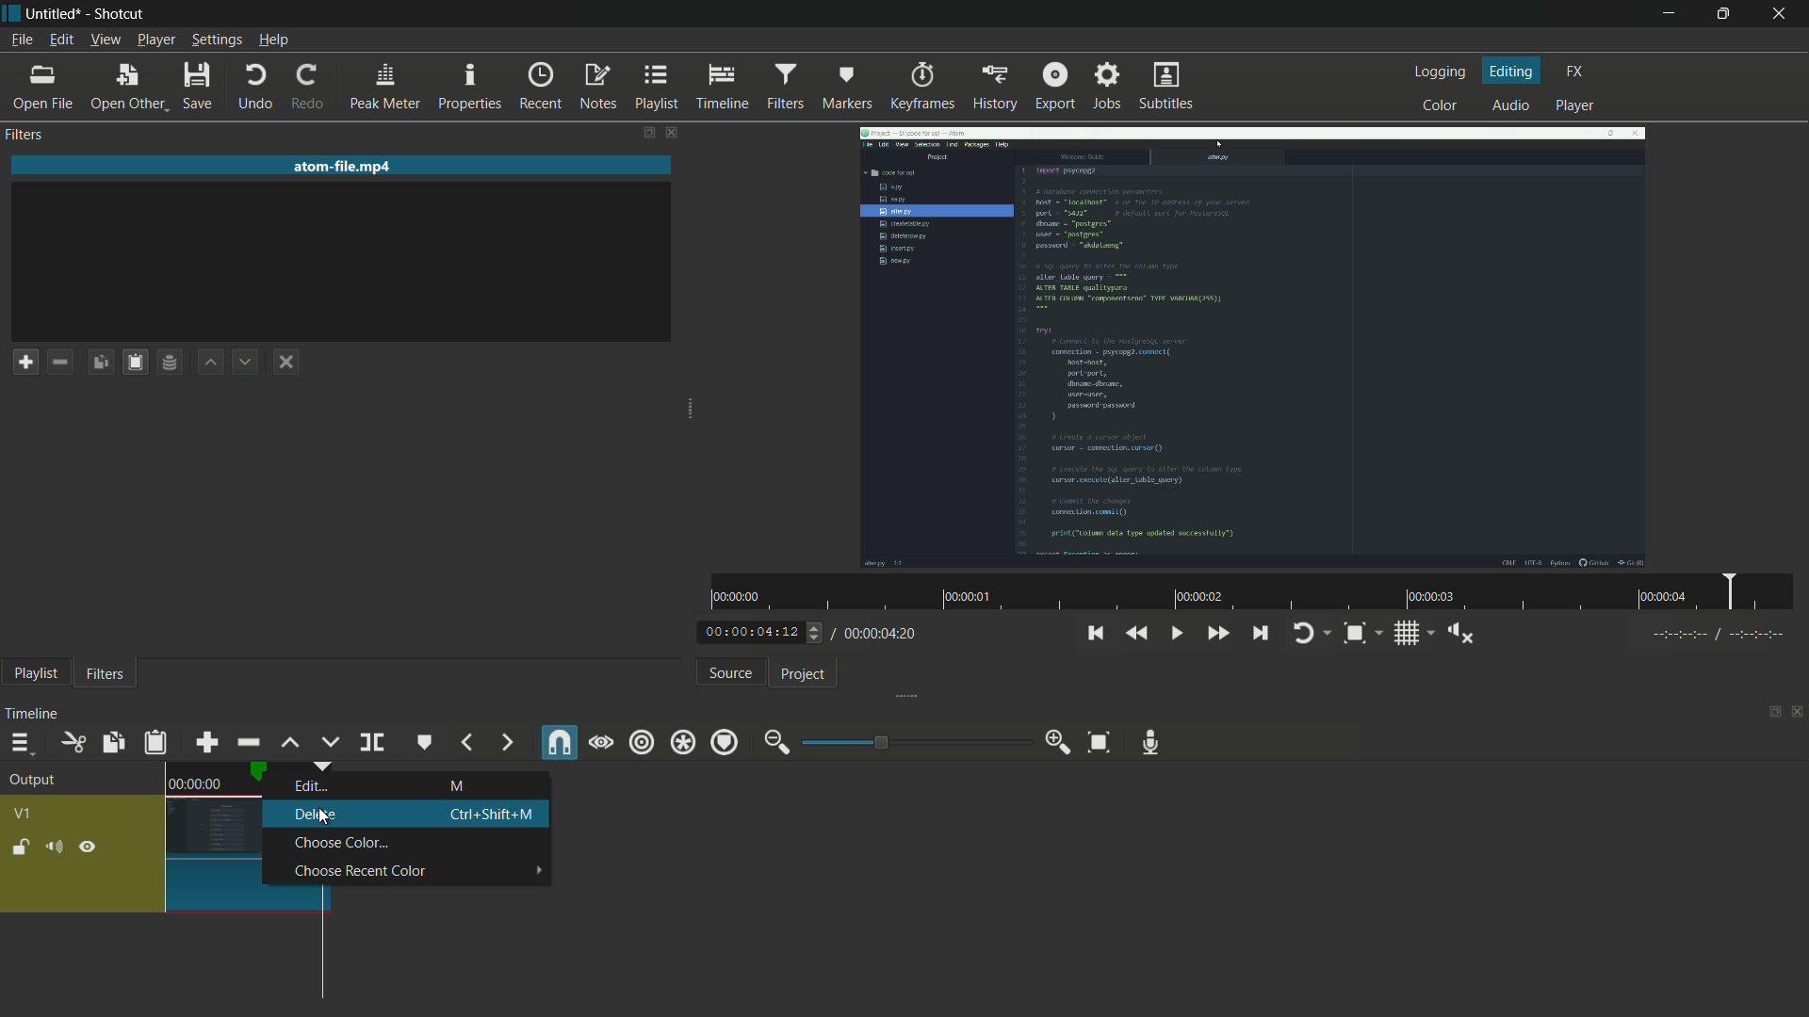  I want to click on imported video file, so click(1253, 349).